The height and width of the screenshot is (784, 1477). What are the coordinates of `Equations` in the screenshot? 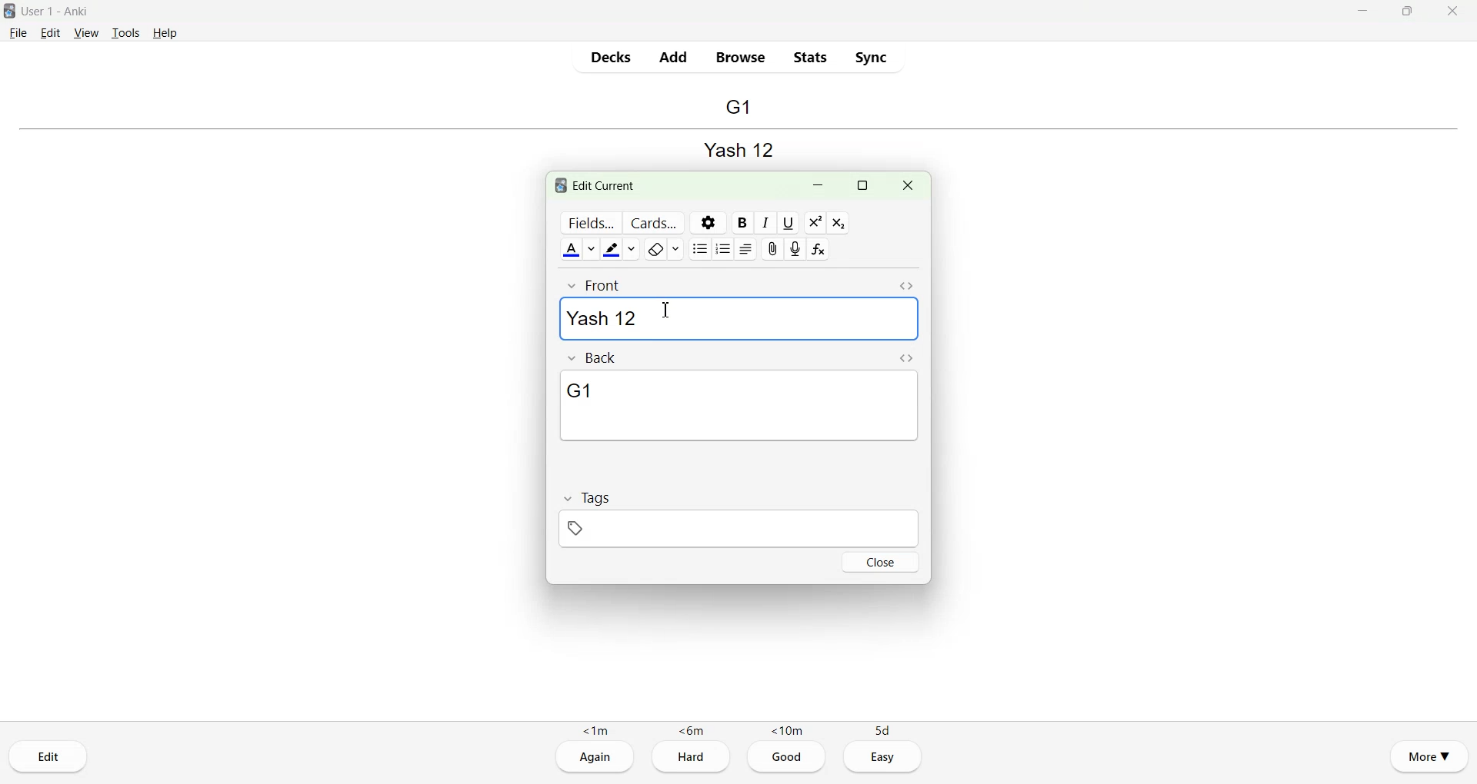 It's located at (820, 249).